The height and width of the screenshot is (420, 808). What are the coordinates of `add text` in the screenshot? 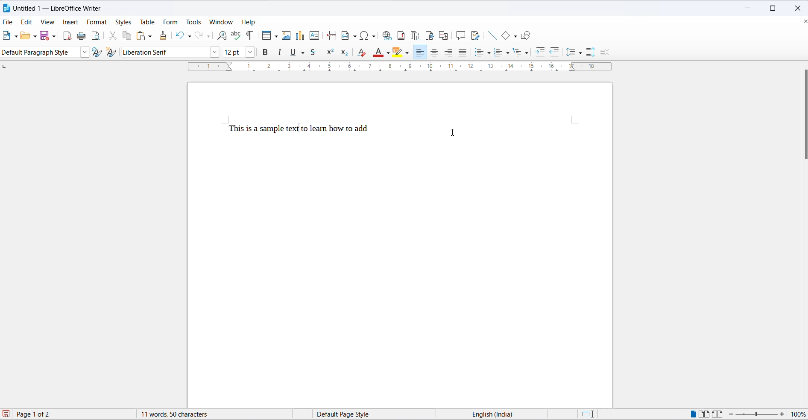 It's located at (316, 36).